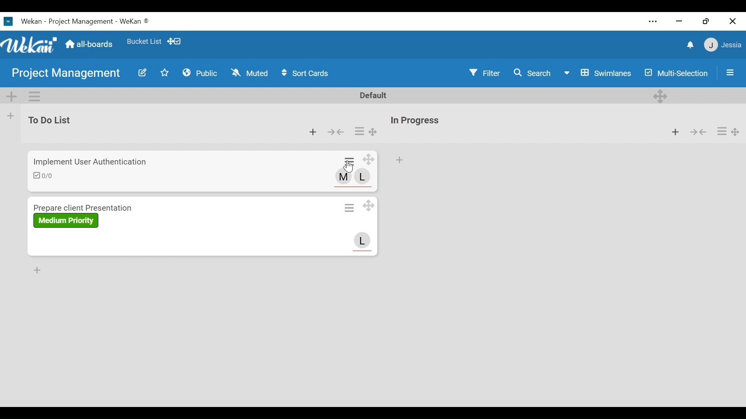  Describe the element at coordinates (175, 41) in the screenshot. I see `Show desktop drag handles` at that location.